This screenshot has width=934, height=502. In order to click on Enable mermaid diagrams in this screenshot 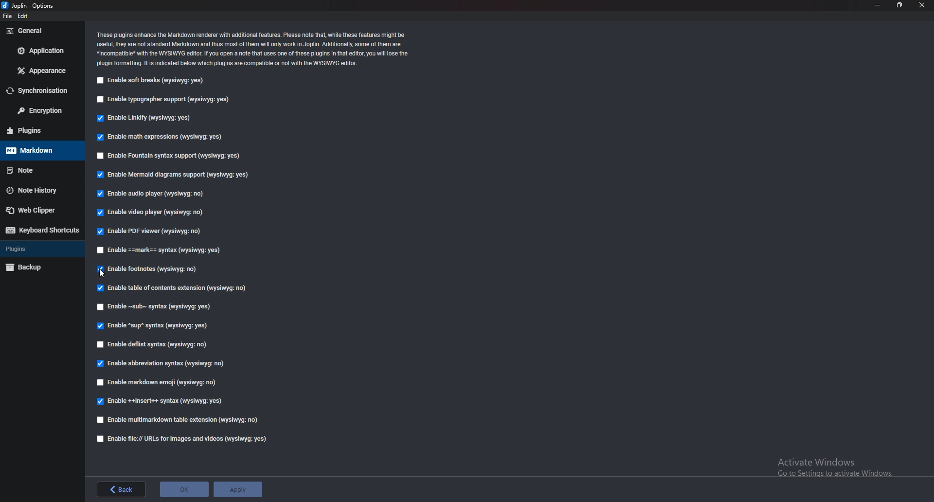, I will do `click(170, 175)`.